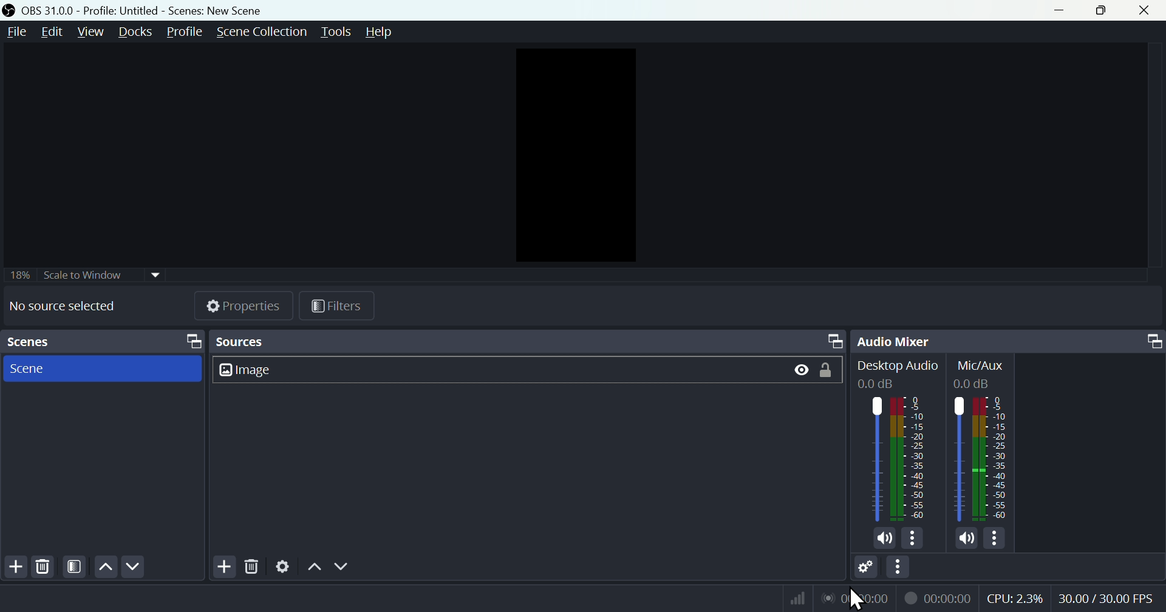 This screenshot has height=612, width=1166. Describe the element at coordinates (997, 539) in the screenshot. I see `more options` at that location.